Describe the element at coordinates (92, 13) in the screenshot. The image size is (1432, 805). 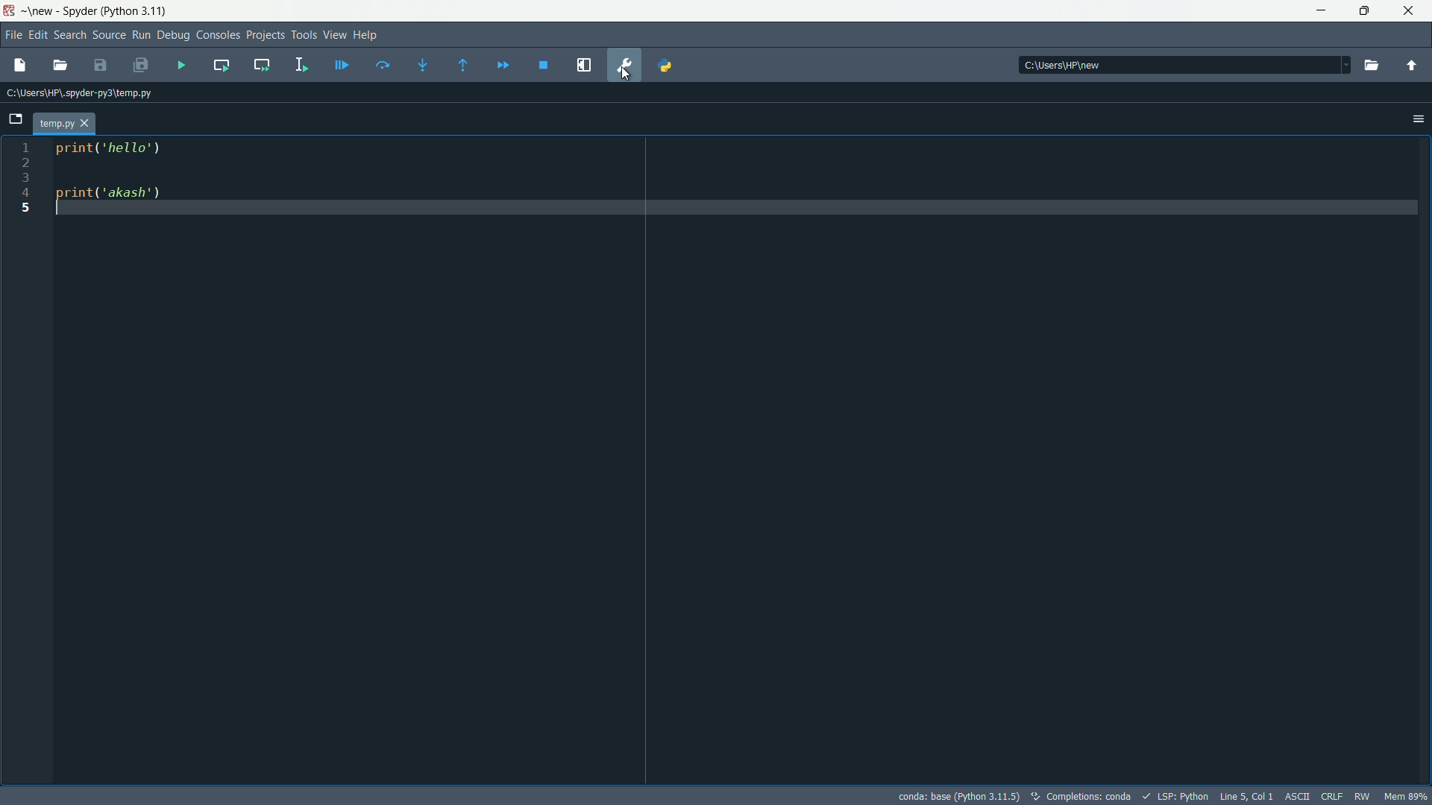
I see `app name - spyder` at that location.